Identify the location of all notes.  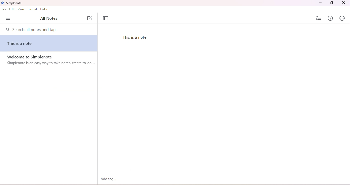
(48, 19).